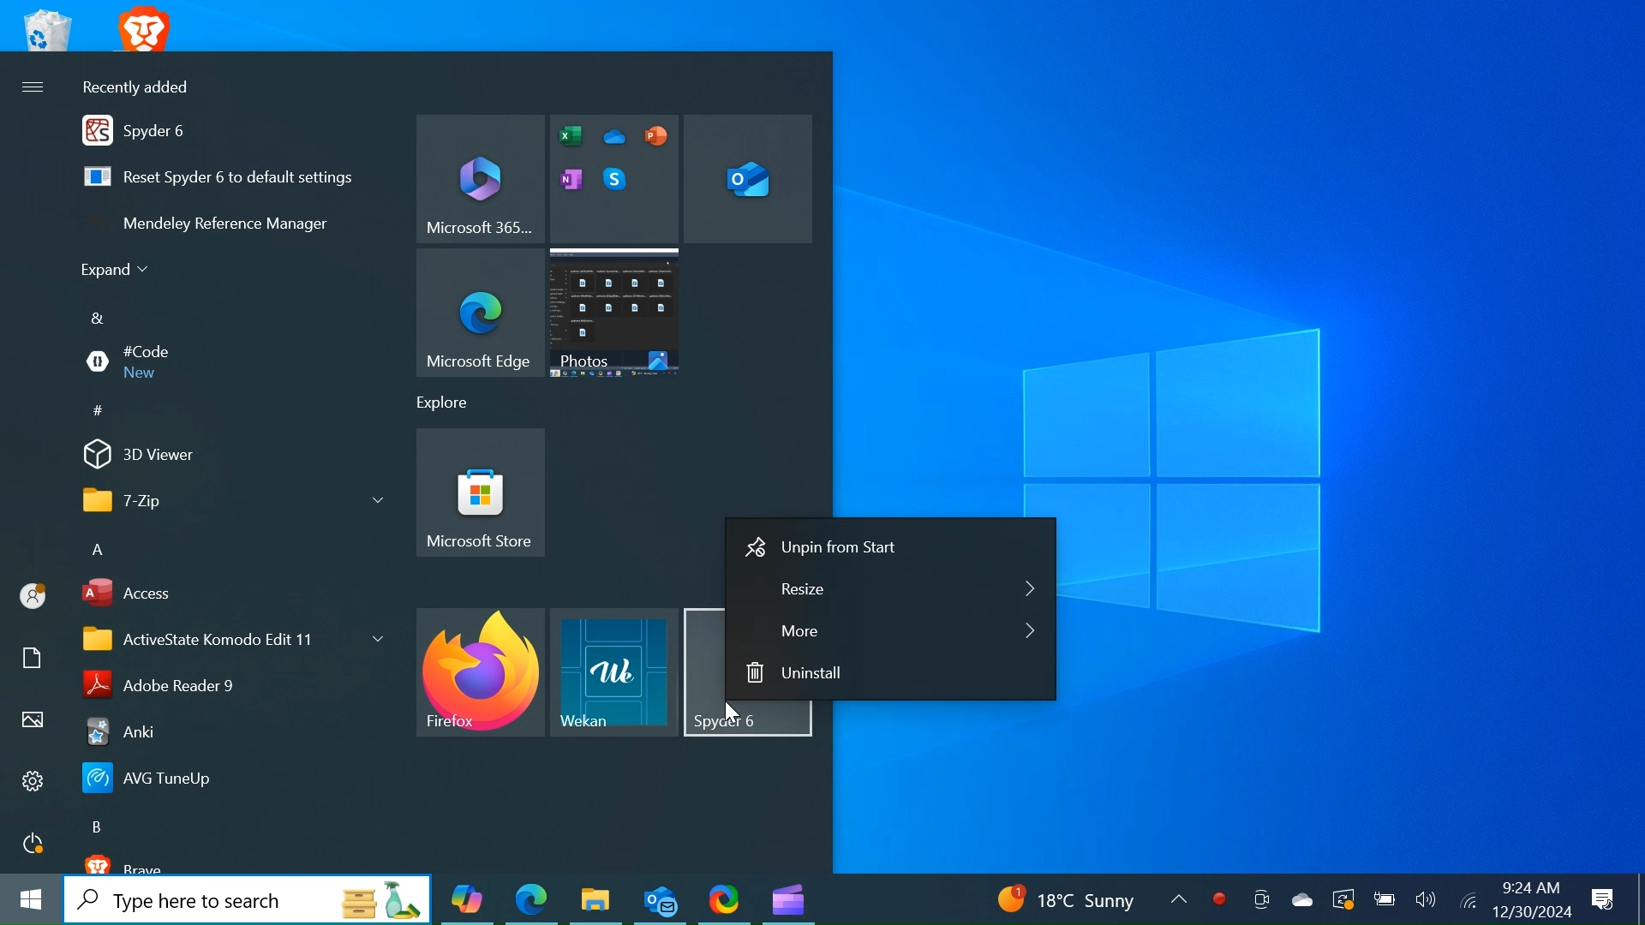  What do you see at coordinates (33, 658) in the screenshot?
I see `Documents` at bounding box center [33, 658].